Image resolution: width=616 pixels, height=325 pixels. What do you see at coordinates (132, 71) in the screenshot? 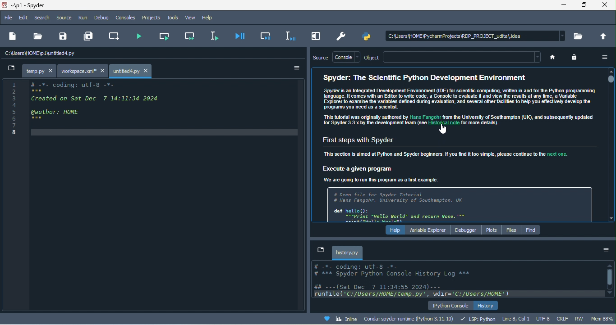
I see `untitled4` at bounding box center [132, 71].